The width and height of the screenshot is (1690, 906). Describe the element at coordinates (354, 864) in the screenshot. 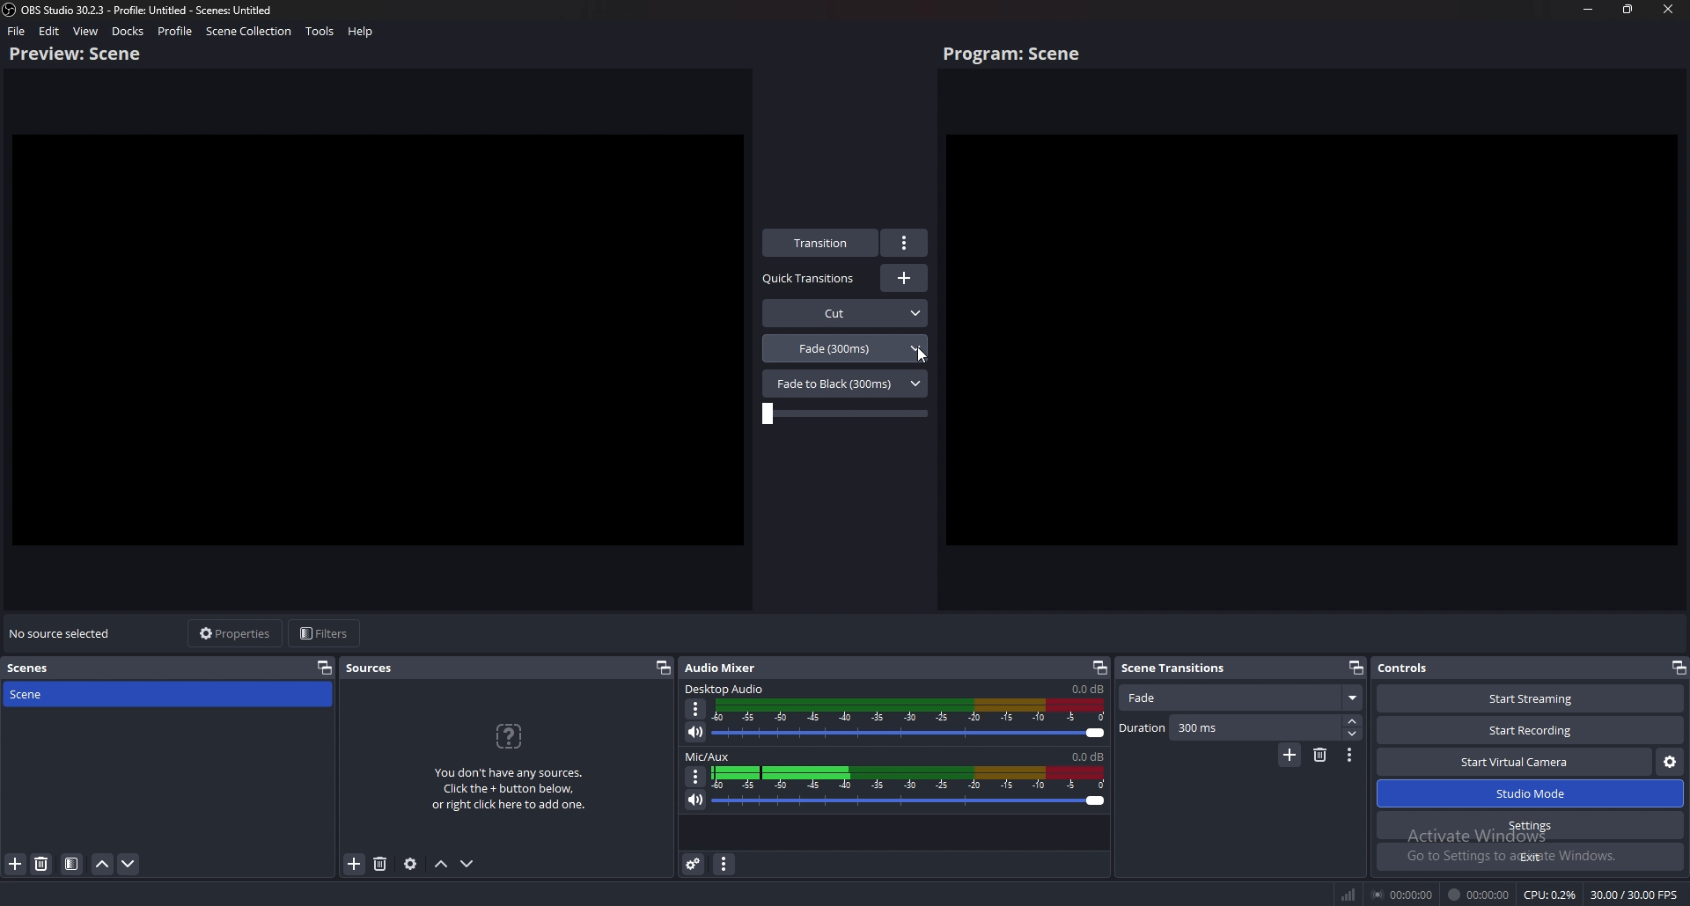

I see `add source` at that location.